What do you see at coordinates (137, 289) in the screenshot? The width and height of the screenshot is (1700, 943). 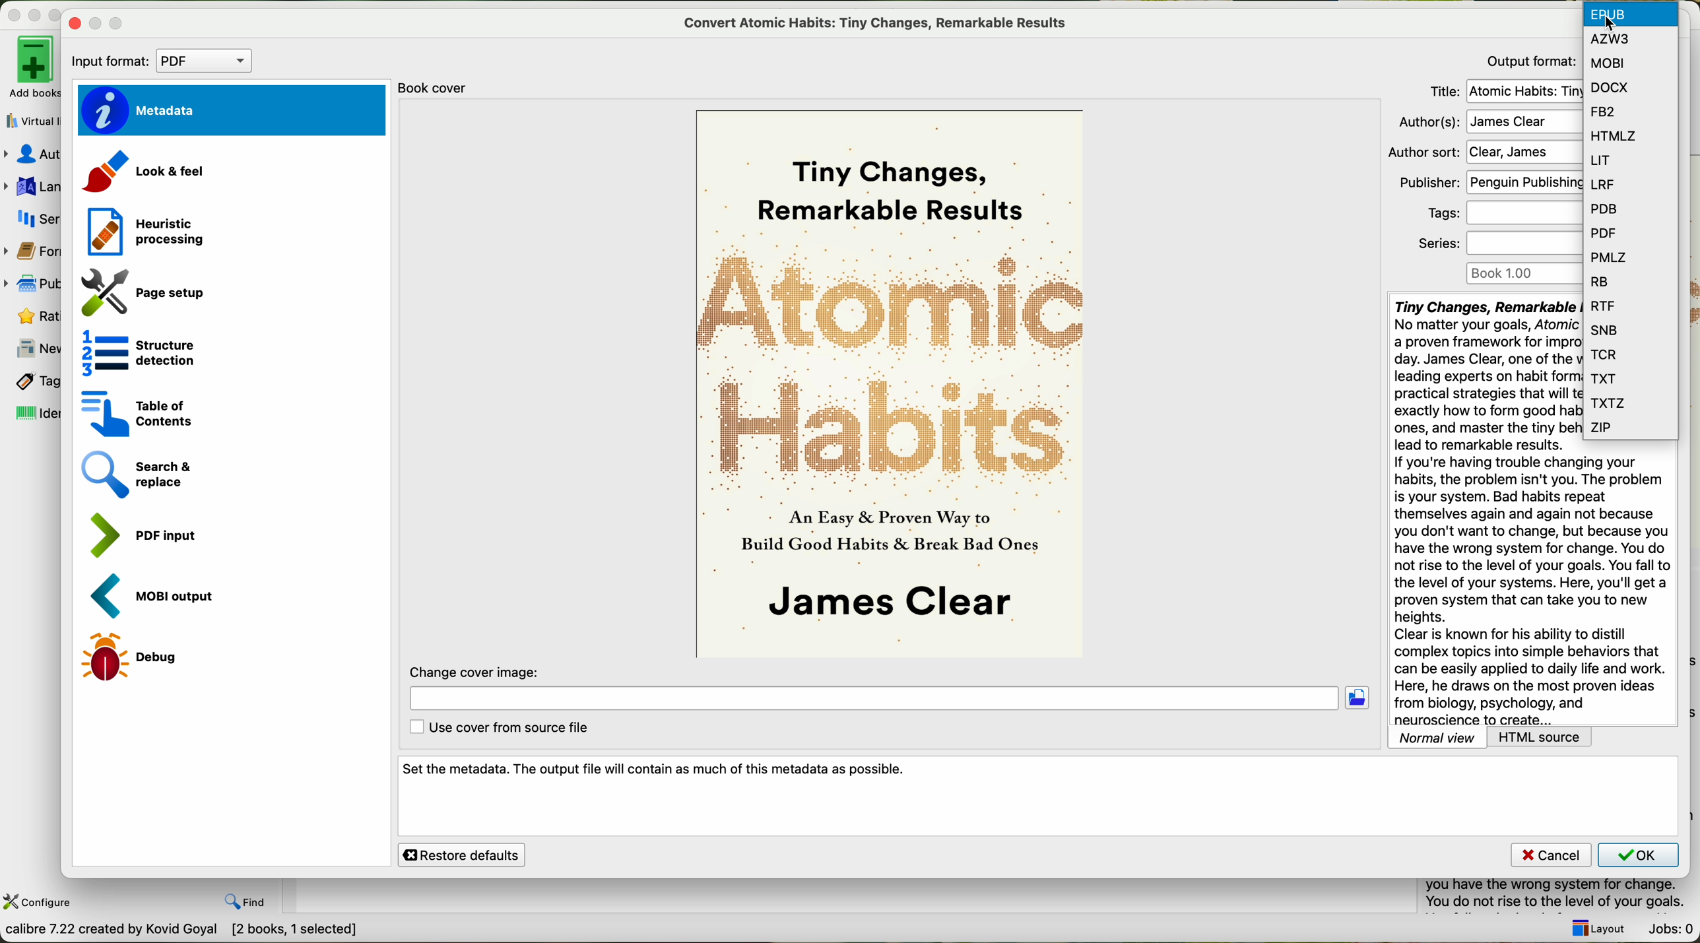 I see `page setup` at bounding box center [137, 289].